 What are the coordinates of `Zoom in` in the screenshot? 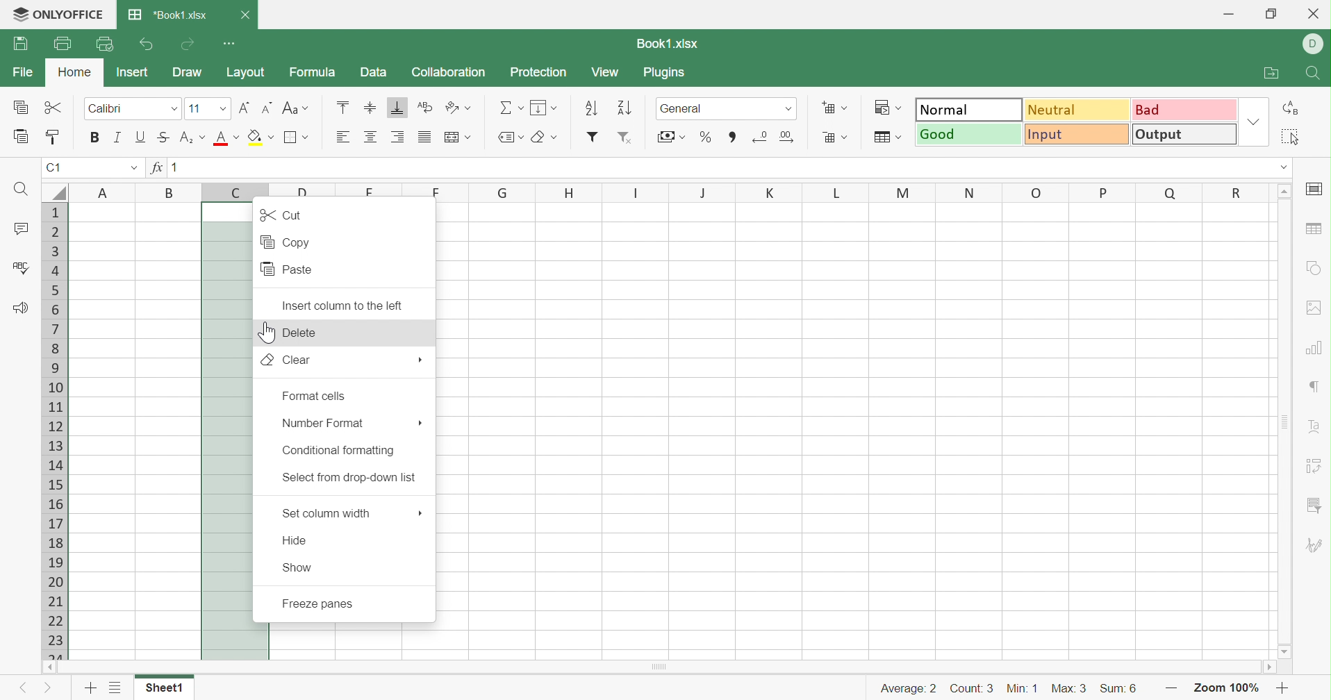 It's located at (1285, 687).